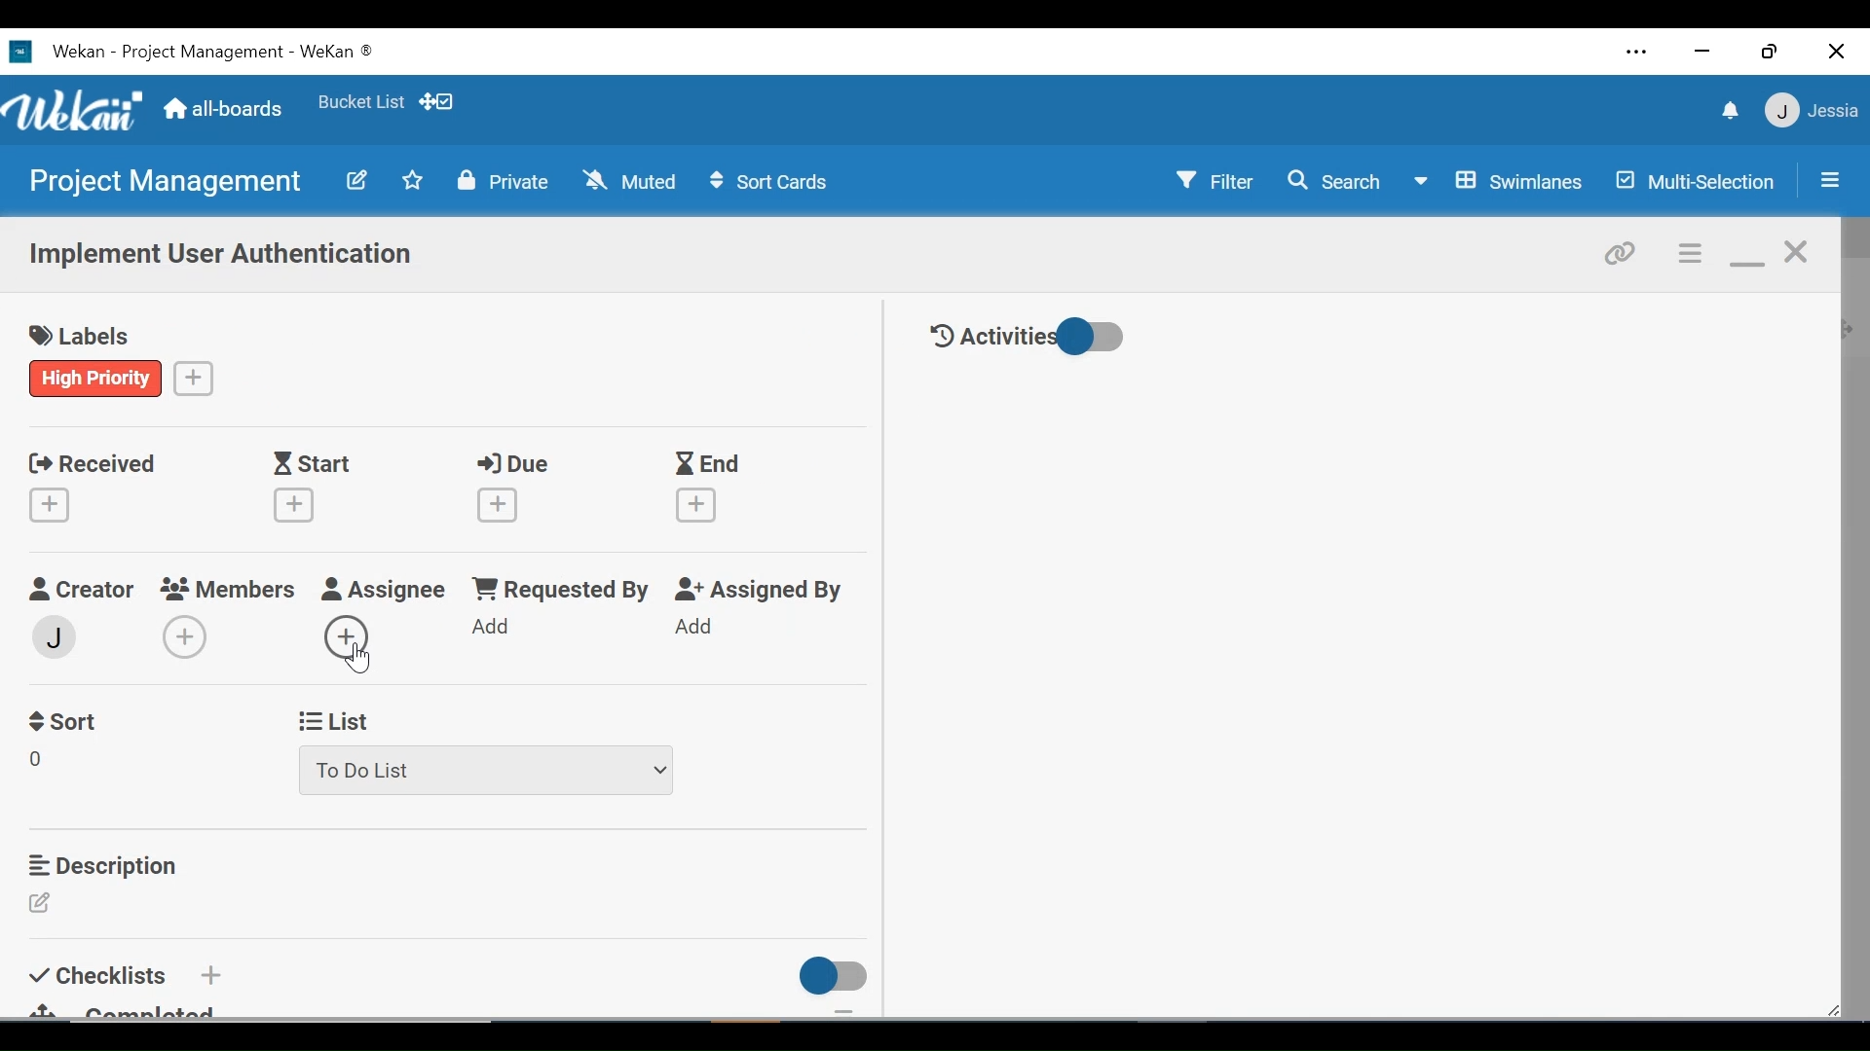 The height and width of the screenshot is (1051, 1870). What do you see at coordinates (108, 865) in the screenshot?
I see `Description` at bounding box center [108, 865].